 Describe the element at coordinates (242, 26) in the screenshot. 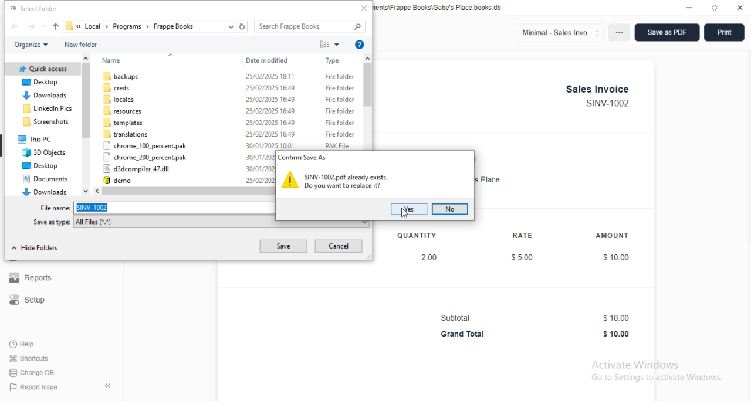

I see `refresh "frappe books"` at that location.